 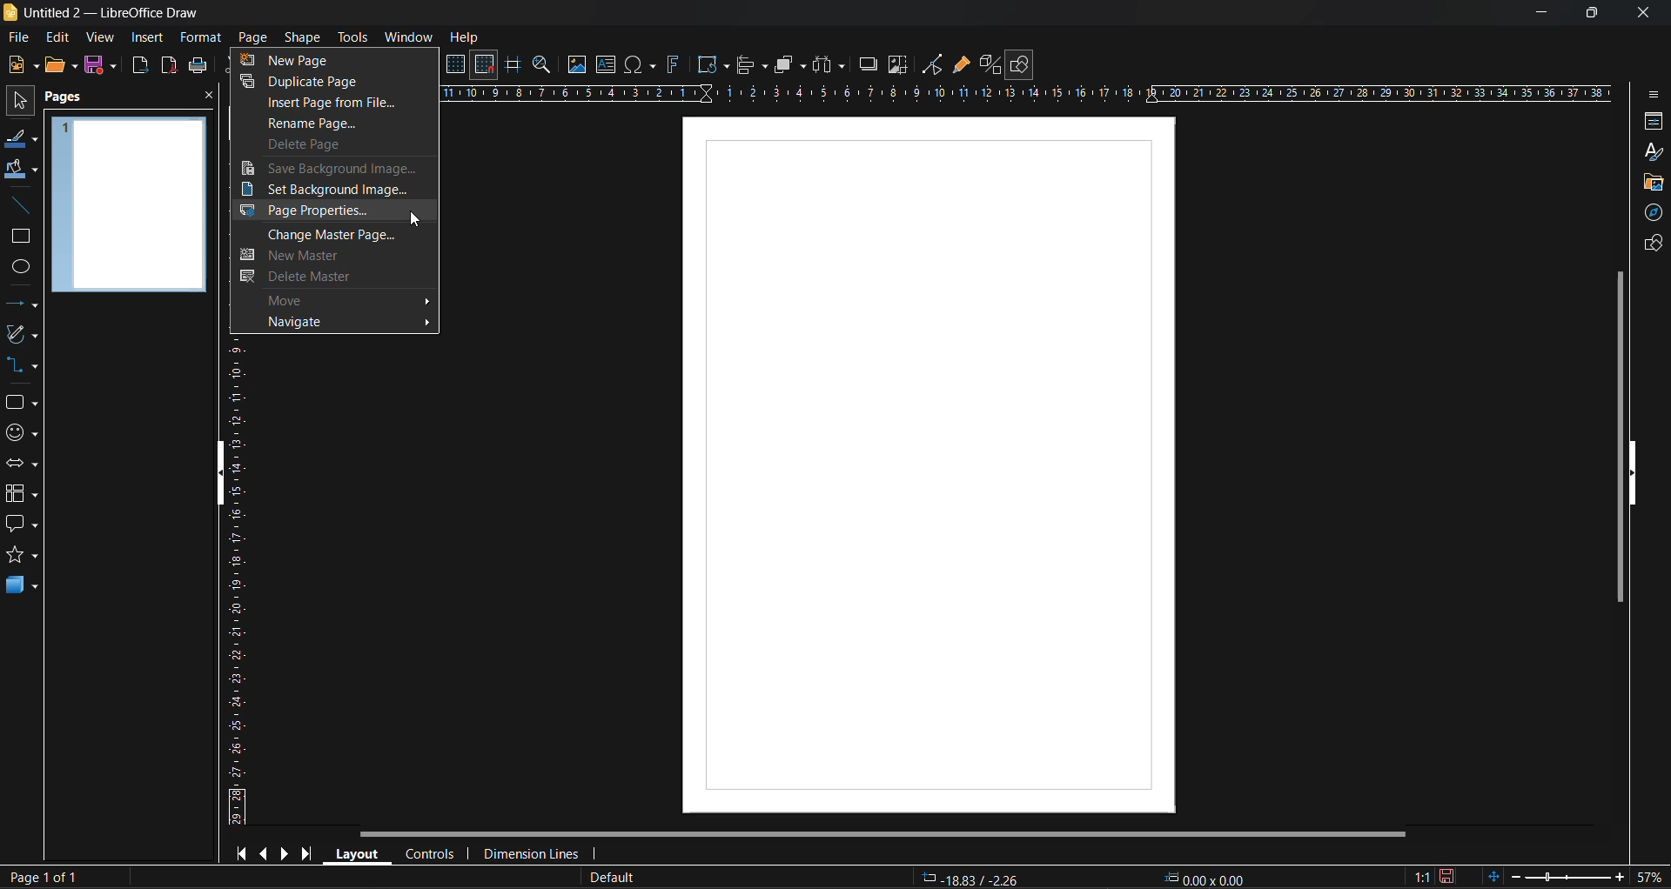 What do you see at coordinates (574, 65) in the screenshot?
I see `image` at bounding box center [574, 65].